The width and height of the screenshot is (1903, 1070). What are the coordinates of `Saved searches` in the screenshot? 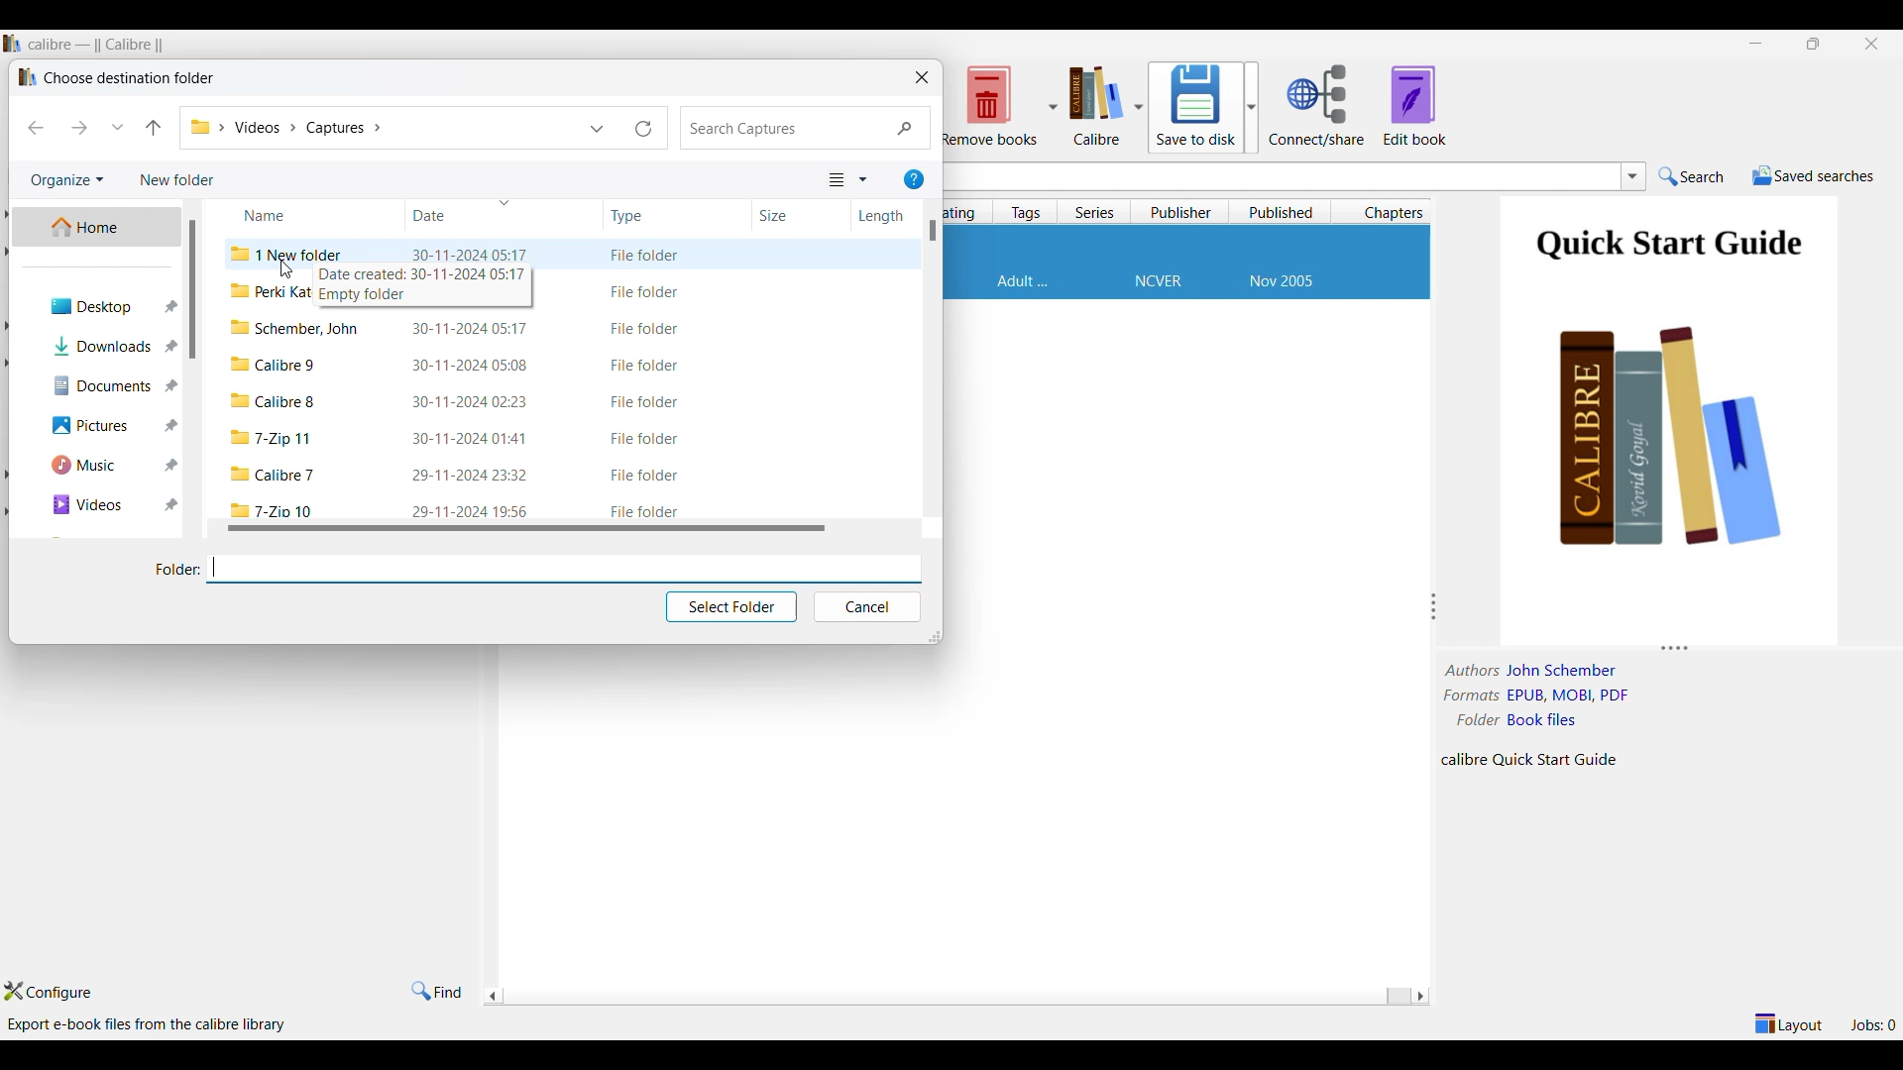 It's located at (1814, 175).